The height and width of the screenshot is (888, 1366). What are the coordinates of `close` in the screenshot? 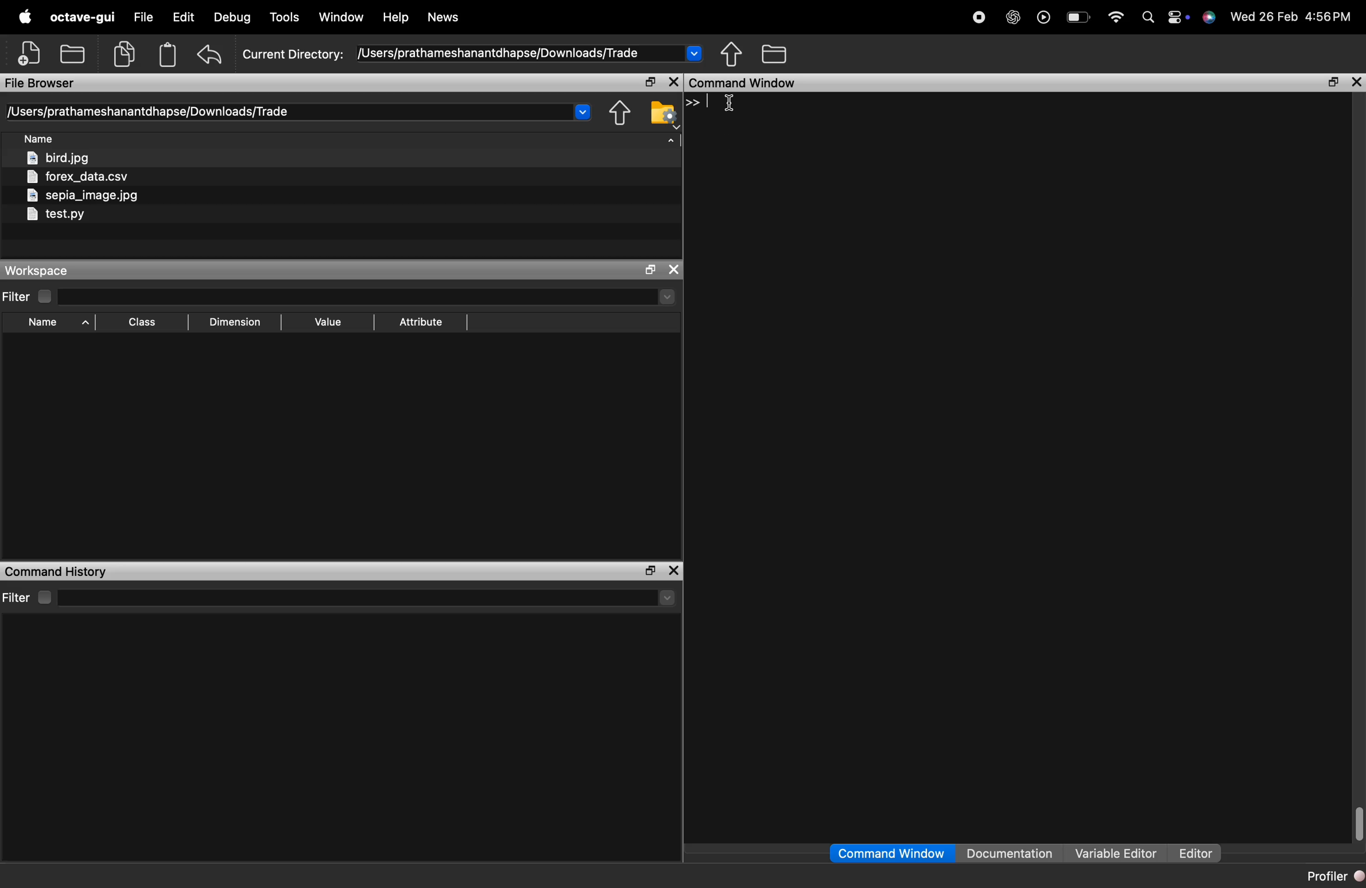 It's located at (675, 83).